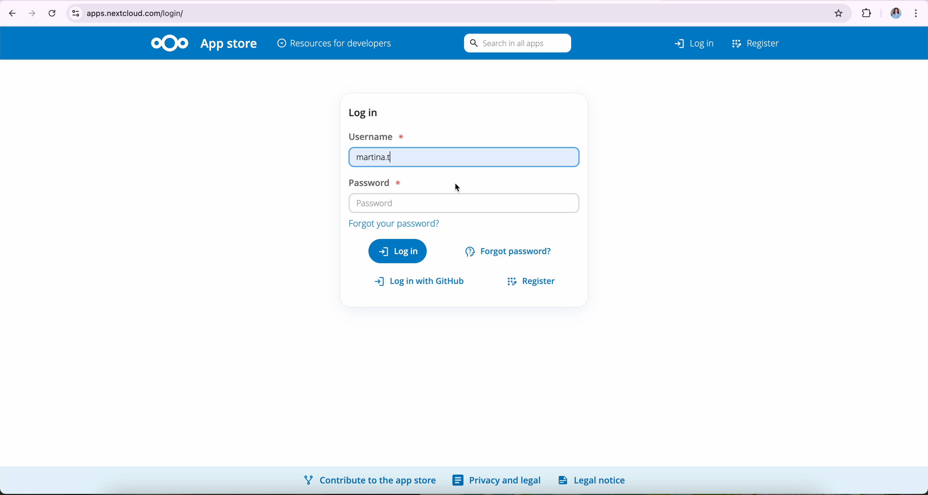 The height and width of the screenshot is (495, 928). I want to click on apps.nextcloud.com, so click(444, 12).